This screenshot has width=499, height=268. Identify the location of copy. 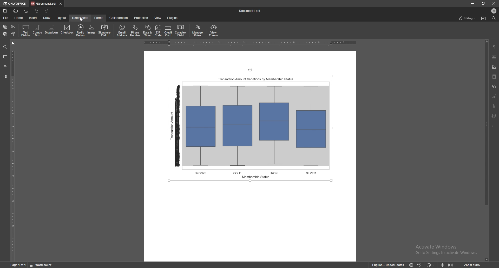
(5, 27).